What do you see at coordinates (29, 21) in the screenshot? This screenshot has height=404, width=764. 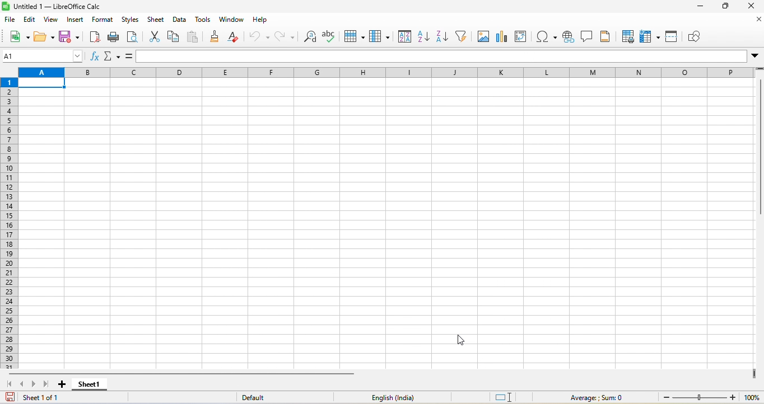 I see `edit` at bounding box center [29, 21].